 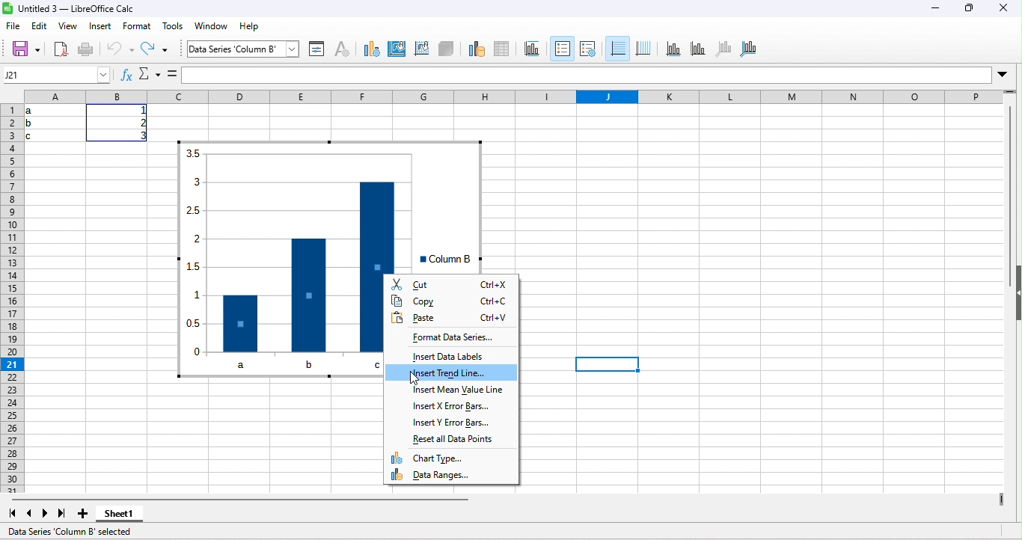 What do you see at coordinates (588, 48) in the screenshot?
I see `legends` at bounding box center [588, 48].